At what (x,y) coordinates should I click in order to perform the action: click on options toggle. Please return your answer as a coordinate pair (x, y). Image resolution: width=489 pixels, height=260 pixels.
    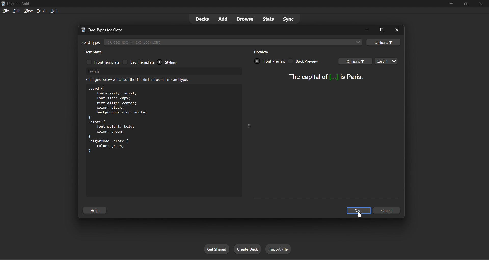
    Looking at the image, I should click on (384, 43).